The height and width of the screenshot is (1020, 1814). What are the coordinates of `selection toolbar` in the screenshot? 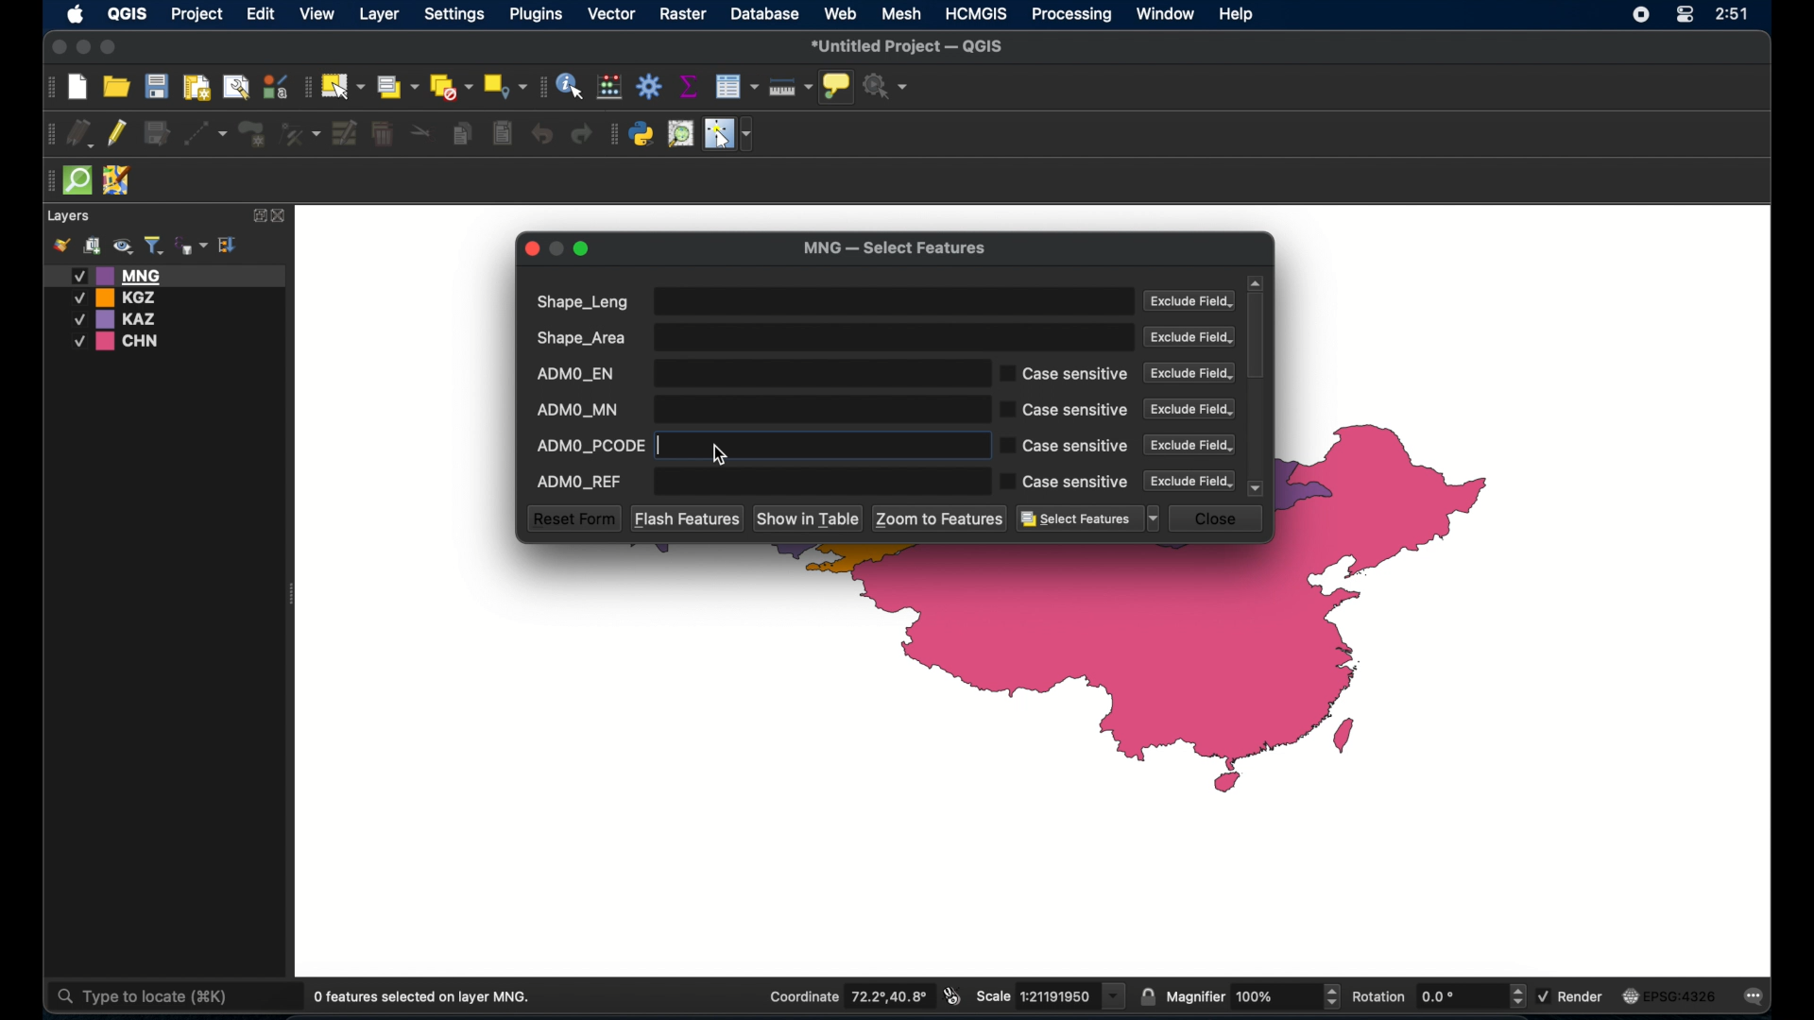 It's located at (305, 85).